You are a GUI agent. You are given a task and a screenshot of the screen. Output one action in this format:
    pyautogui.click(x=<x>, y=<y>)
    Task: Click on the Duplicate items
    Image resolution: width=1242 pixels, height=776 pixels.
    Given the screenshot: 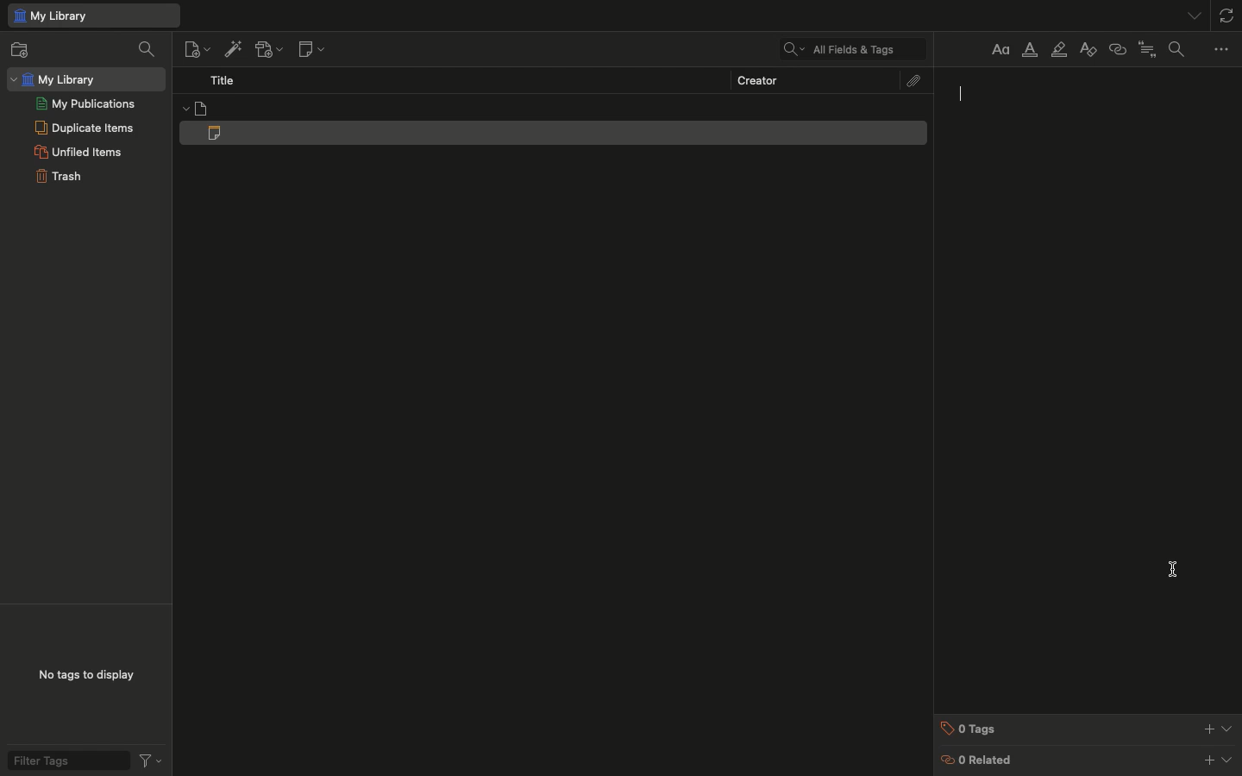 What is the action you would take?
    pyautogui.click(x=85, y=127)
    